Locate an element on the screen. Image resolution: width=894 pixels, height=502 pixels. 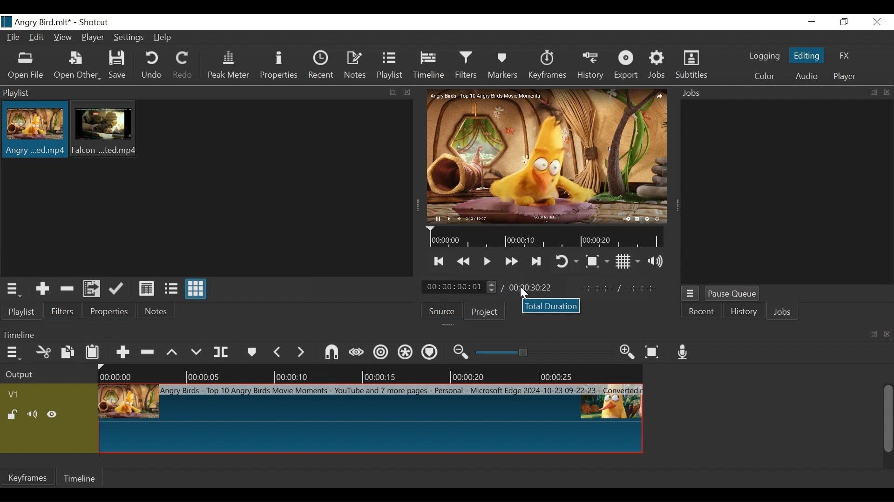
Open File is located at coordinates (26, 65).